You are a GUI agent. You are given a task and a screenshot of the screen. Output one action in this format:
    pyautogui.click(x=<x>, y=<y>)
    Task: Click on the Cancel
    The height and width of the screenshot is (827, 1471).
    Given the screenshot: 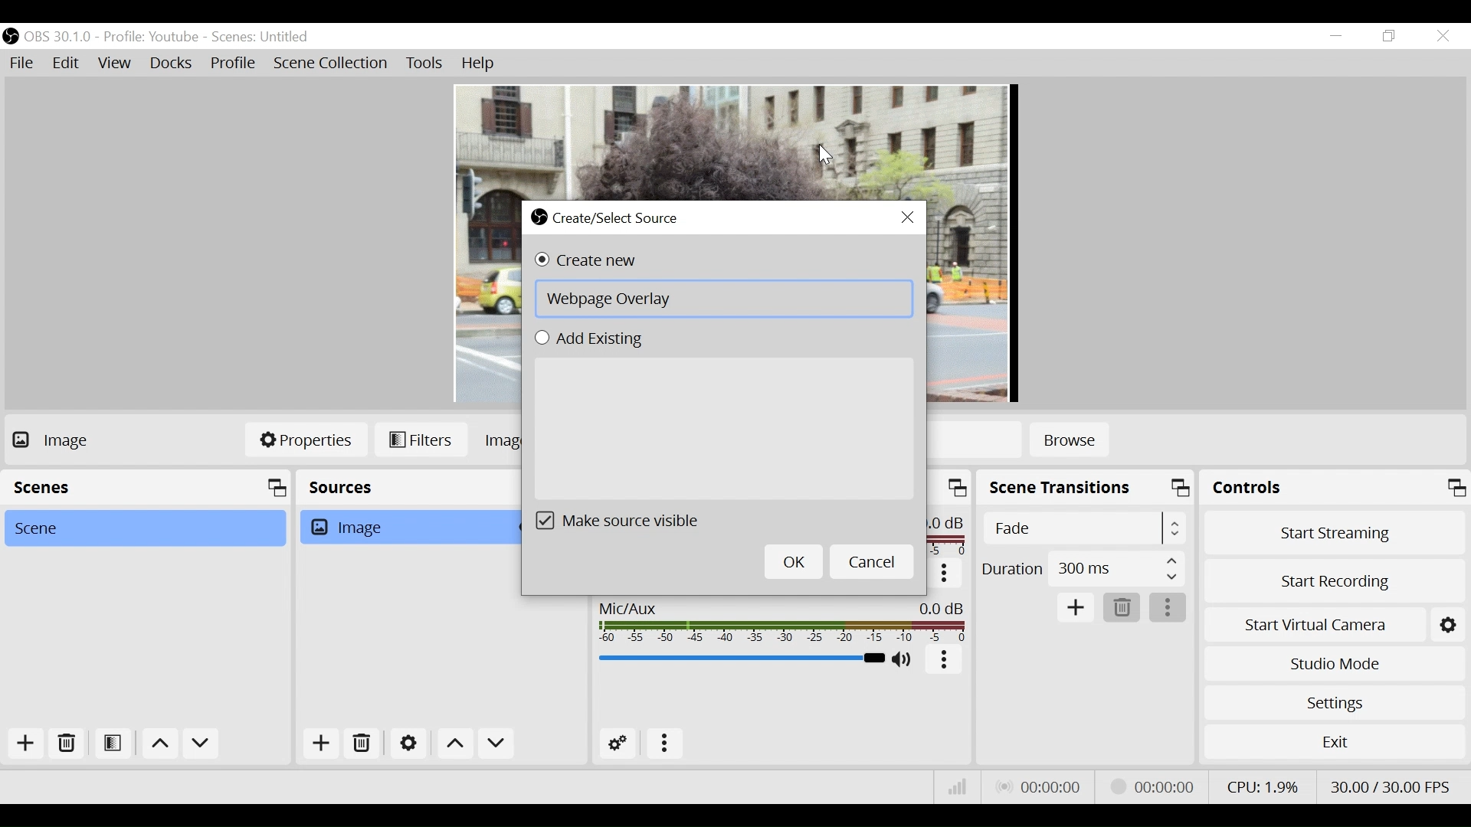 What is the action you would take?
    pyautogui.click(x=872, y=561)
    